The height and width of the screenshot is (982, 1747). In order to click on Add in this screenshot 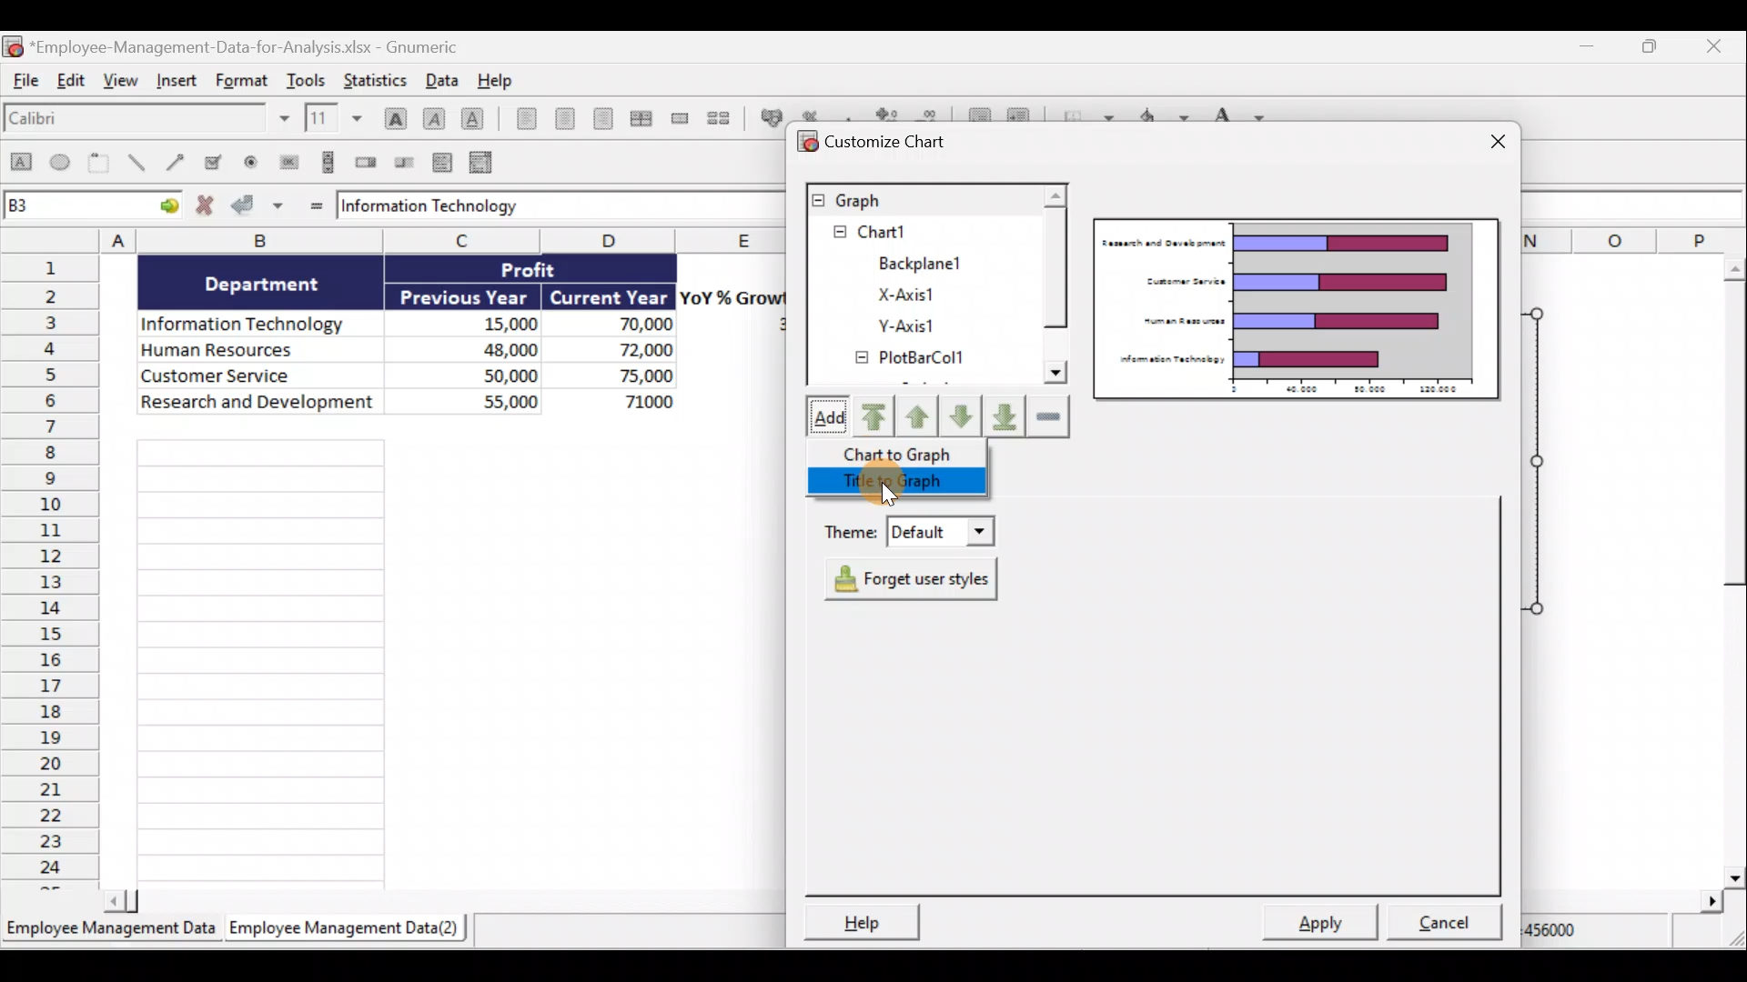, I will do `click(823, 418)`.